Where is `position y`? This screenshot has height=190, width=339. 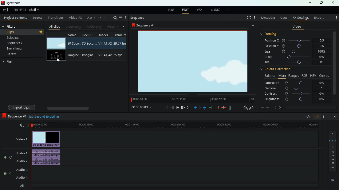 position y is located at coordinates (297, 46).